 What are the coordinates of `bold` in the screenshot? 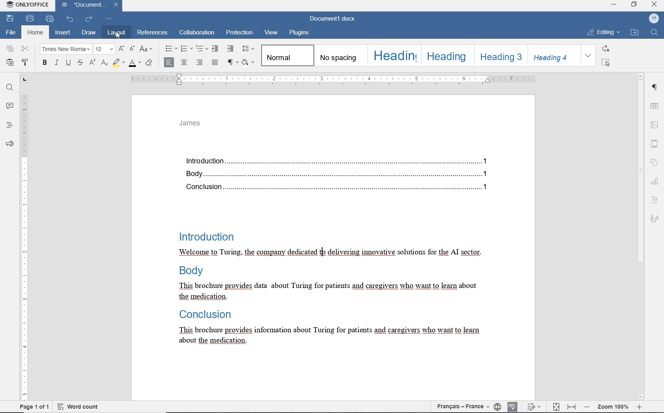 It's located at (43, 62).